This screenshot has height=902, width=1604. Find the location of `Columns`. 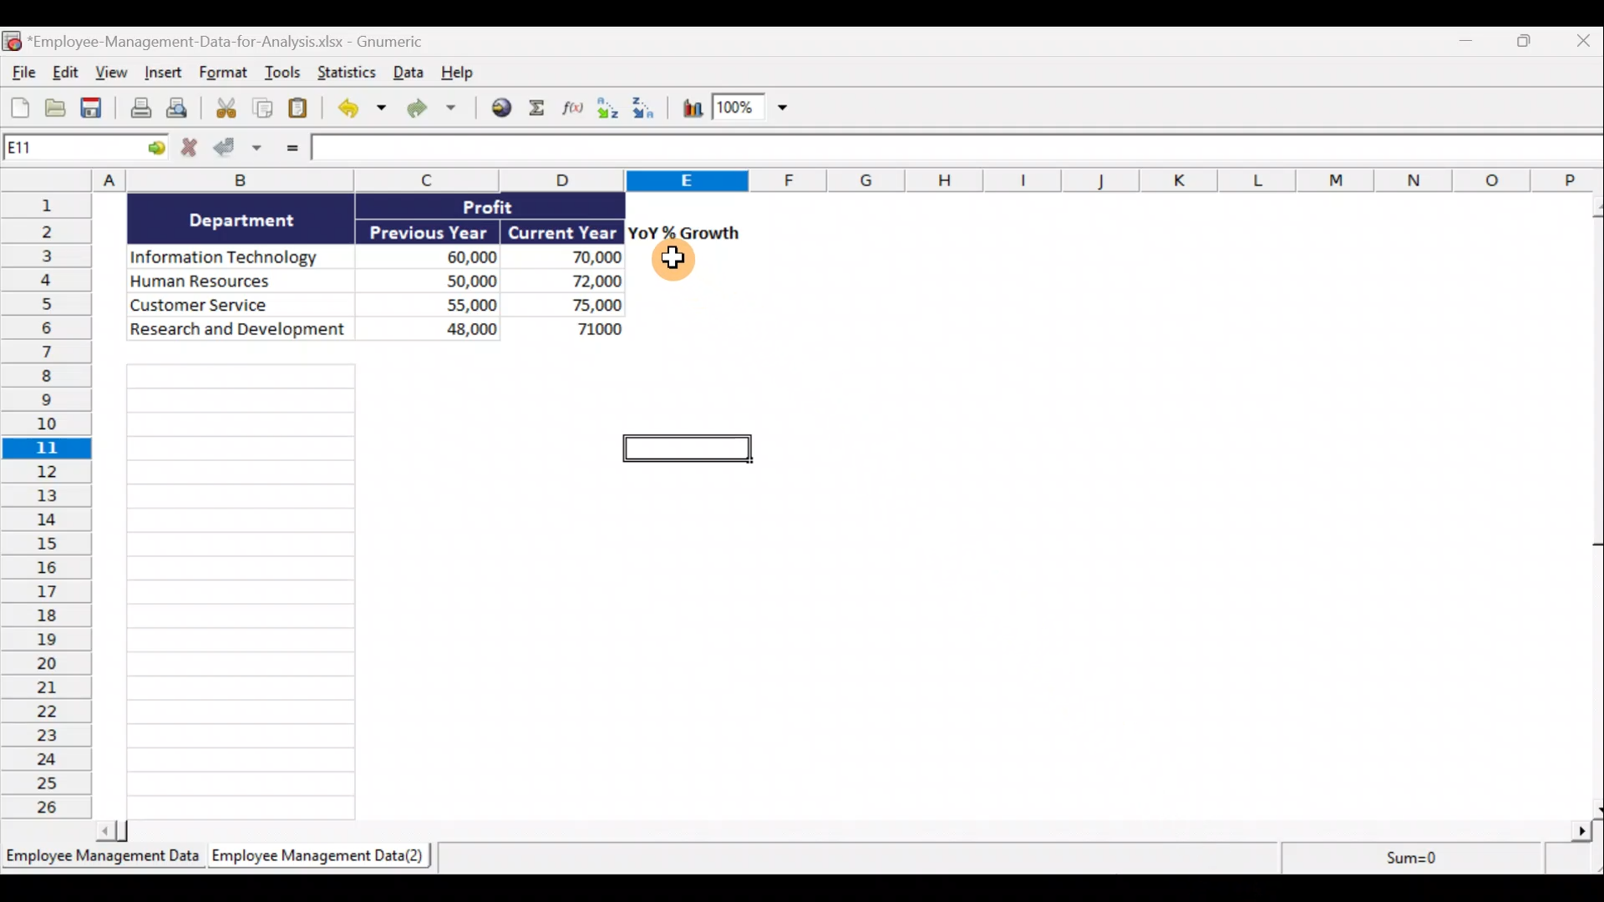

Columns is located at coordinates (802, 180).